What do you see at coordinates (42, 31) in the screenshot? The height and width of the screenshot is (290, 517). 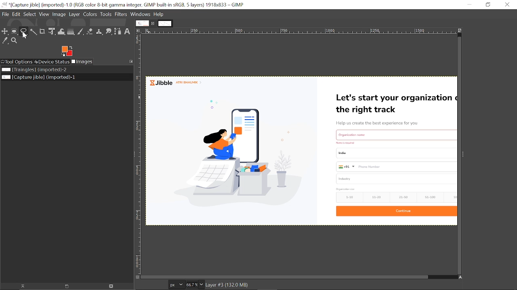 I see `Crop tool` at bounding box center [42, 31].